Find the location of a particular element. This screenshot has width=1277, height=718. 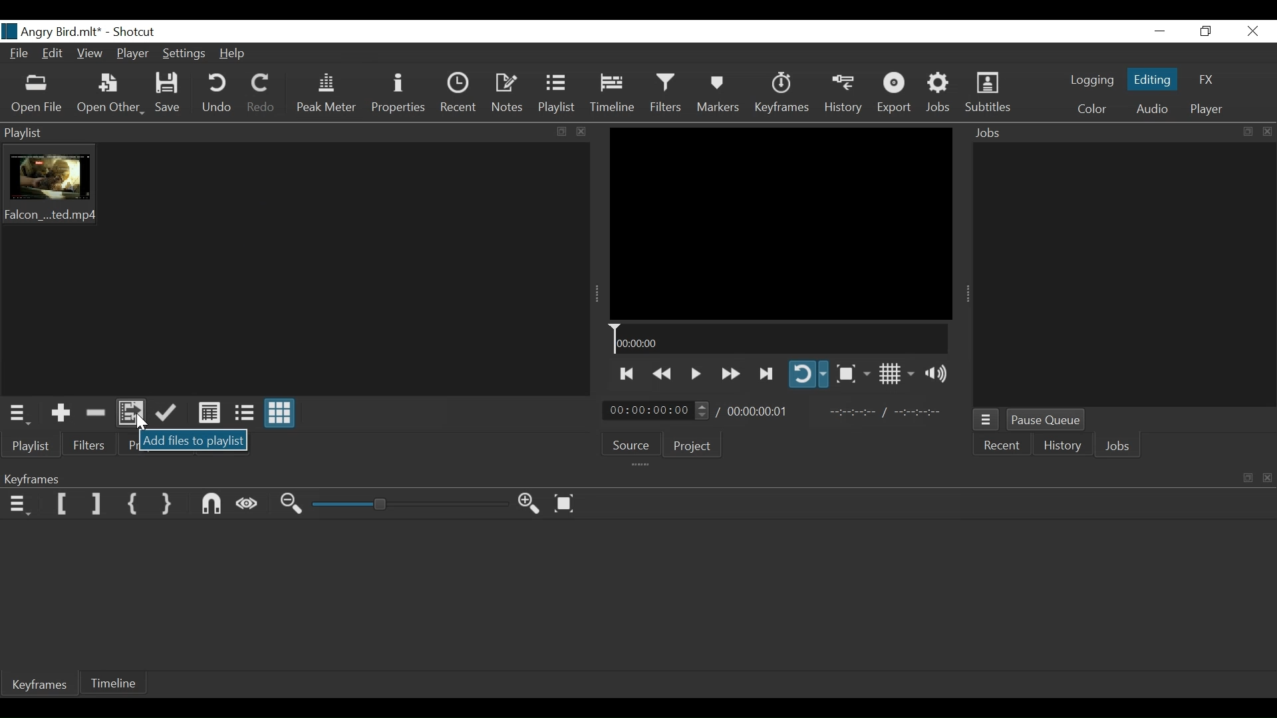

Snap is located at coordinates (211, 505).